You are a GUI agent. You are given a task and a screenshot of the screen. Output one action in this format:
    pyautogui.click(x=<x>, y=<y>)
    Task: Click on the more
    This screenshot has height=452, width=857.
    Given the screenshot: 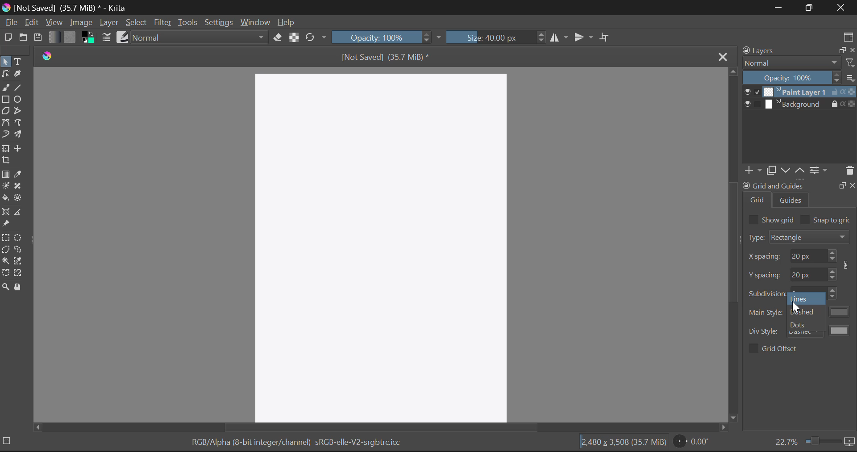 What is the action you would take?
    pyautogui.click(x=850, y=77)
    